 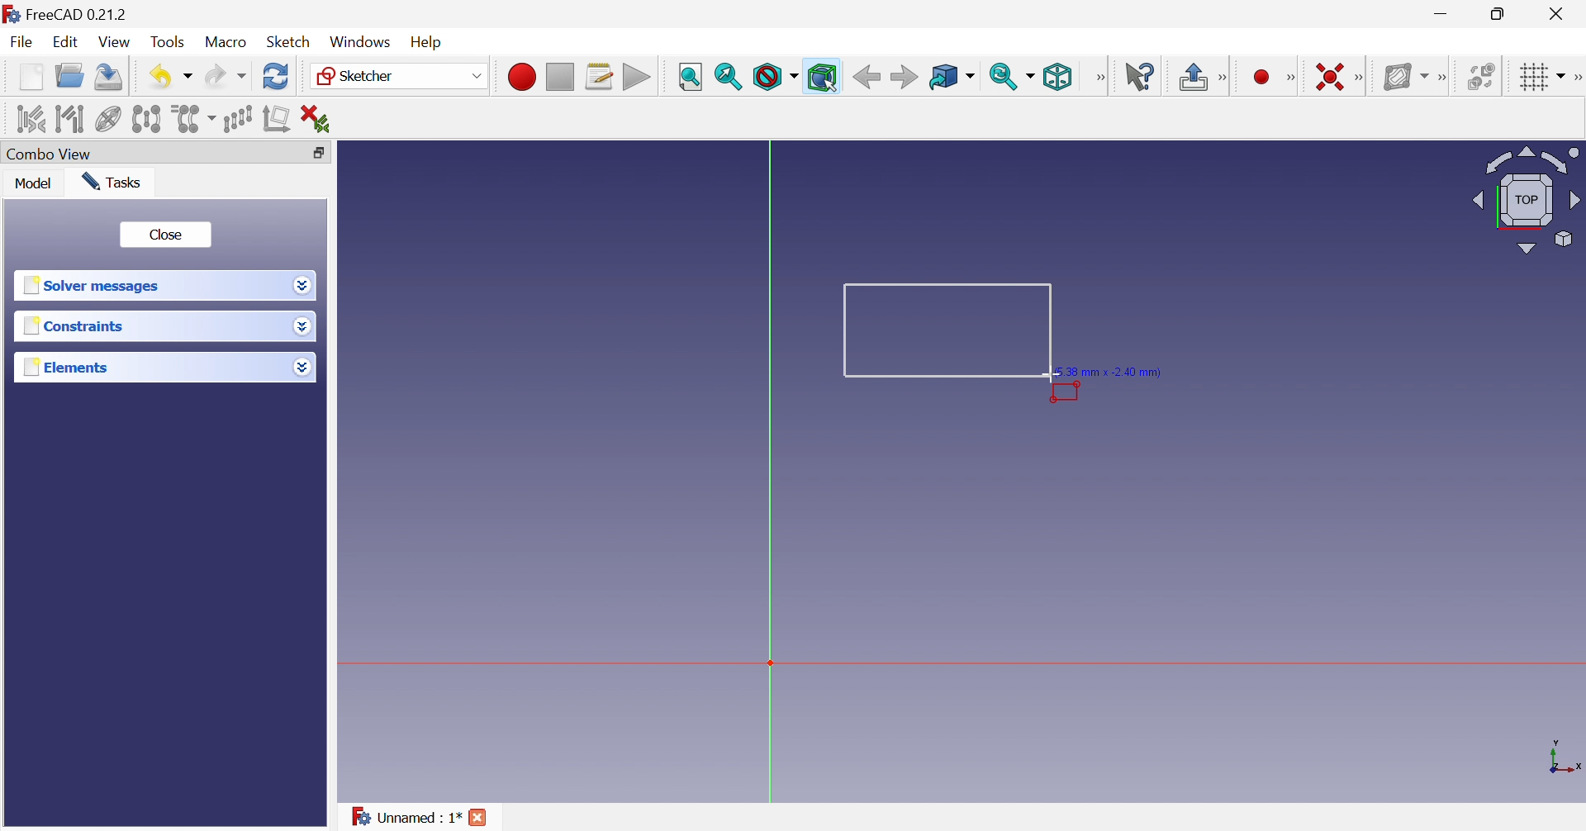 What do you see at coordinates (1541, 76) in the screenshot?
I see `Toggle grid` at bounding box center [1541, 76].